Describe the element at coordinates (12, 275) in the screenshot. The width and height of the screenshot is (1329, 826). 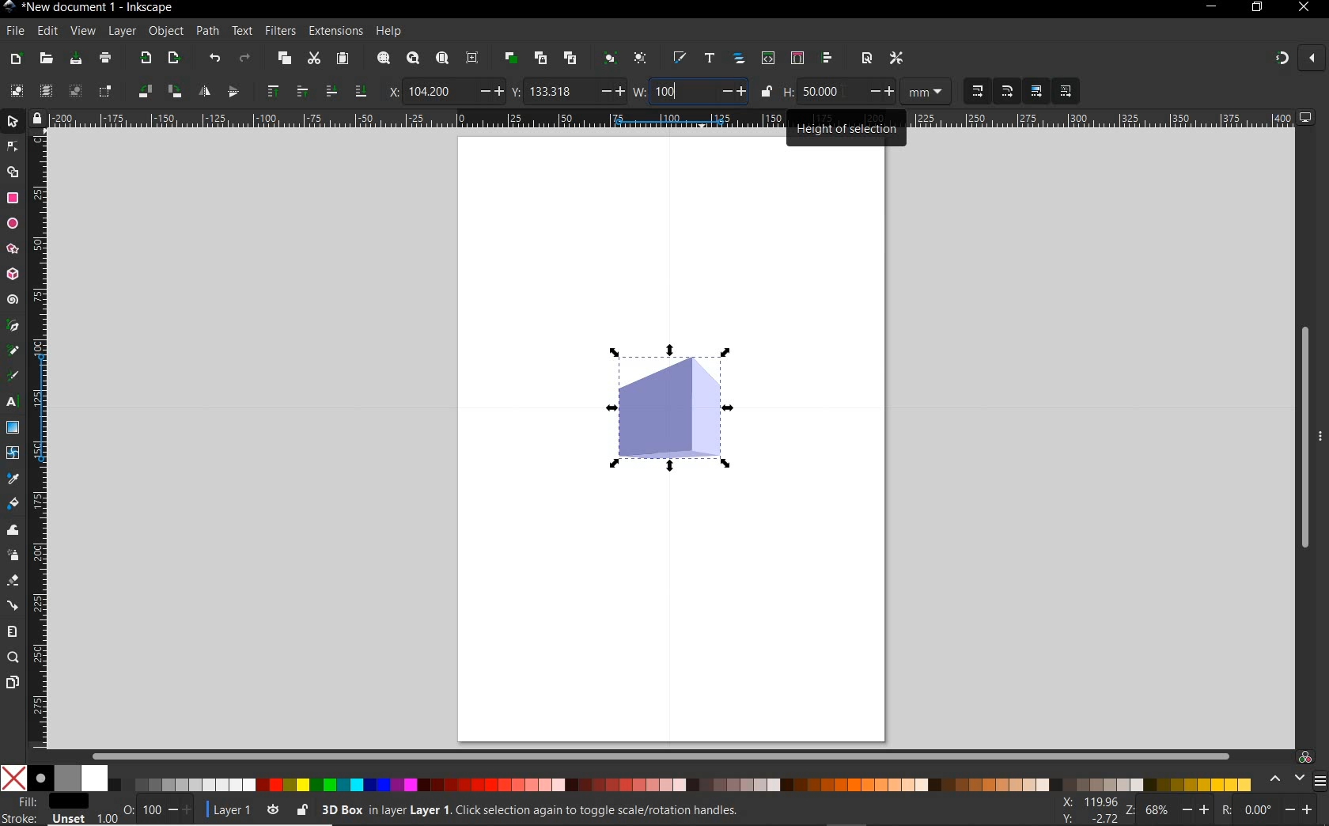
I see `3d box tool` at that location.